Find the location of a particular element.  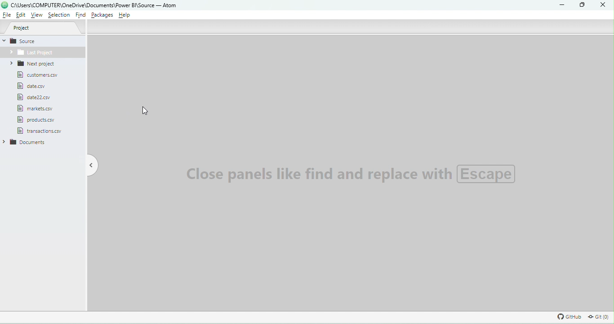

File is located at coordinates (43, 120).